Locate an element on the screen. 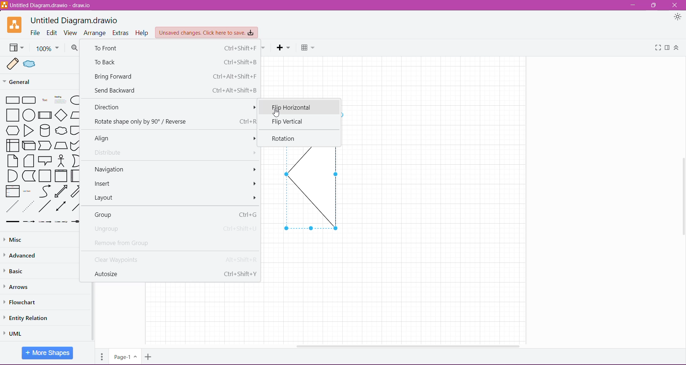  Layout is located at coordinates (174, 198).